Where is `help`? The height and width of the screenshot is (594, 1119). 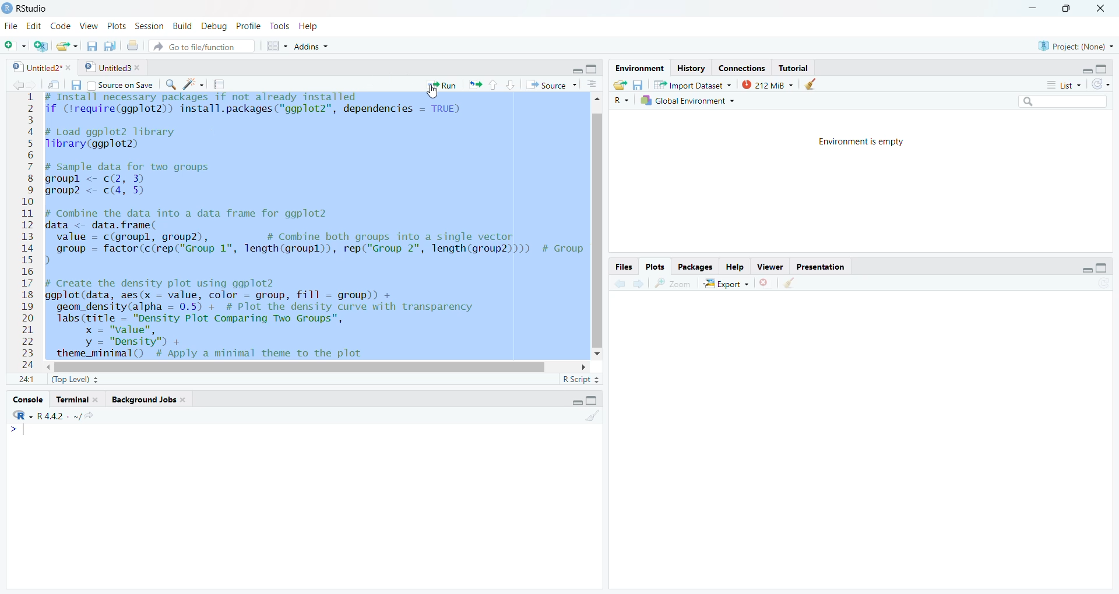
help is located at coordinates (312, 29).